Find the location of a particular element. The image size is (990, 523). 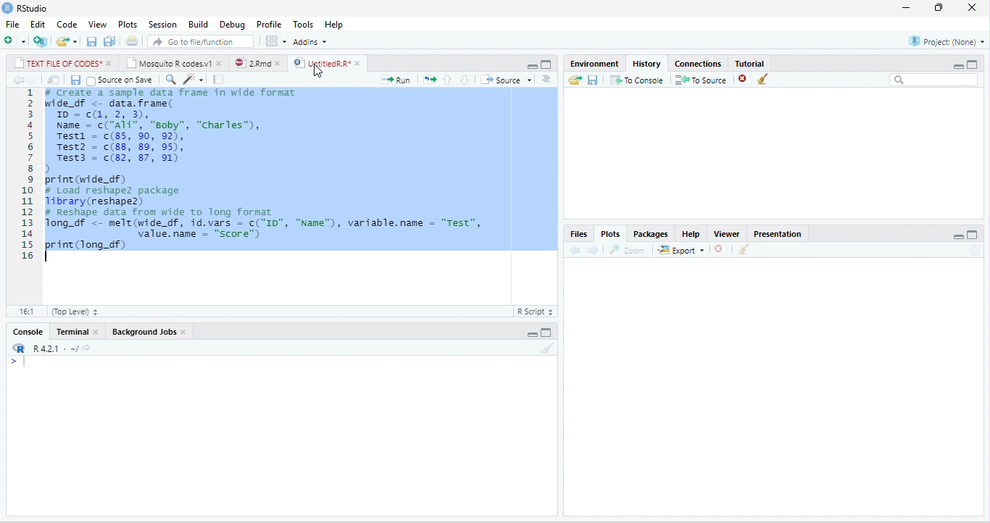

search file is located at coordinates (200, 41).